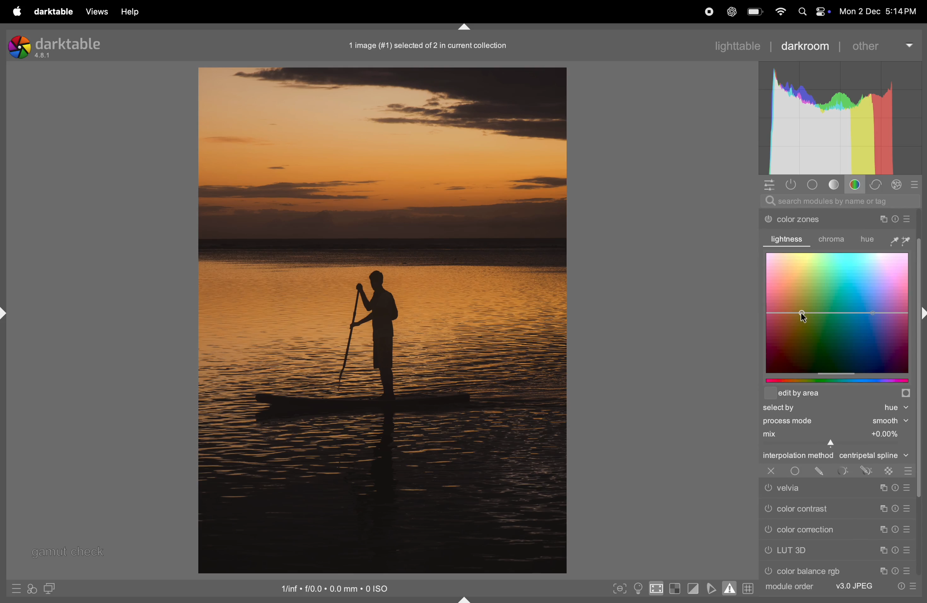  What do you see at coordinates (837, 312) in the screenshot?
I see `color graphs` at bounding box center [837, 312].